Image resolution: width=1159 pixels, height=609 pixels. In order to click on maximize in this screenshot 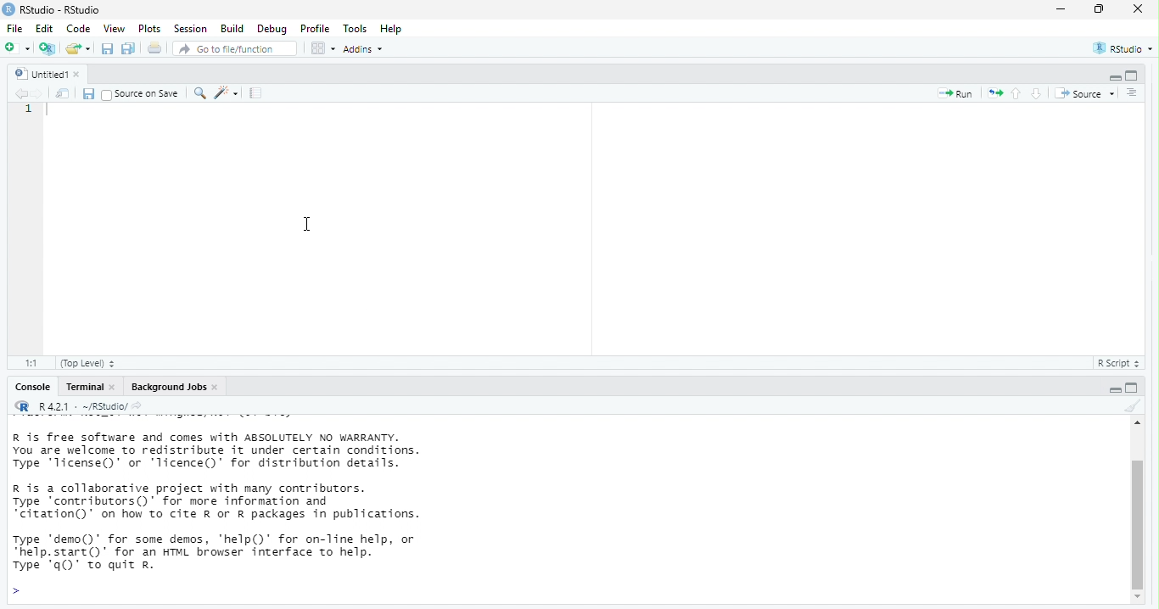, I will do `click(1142, 386)`.